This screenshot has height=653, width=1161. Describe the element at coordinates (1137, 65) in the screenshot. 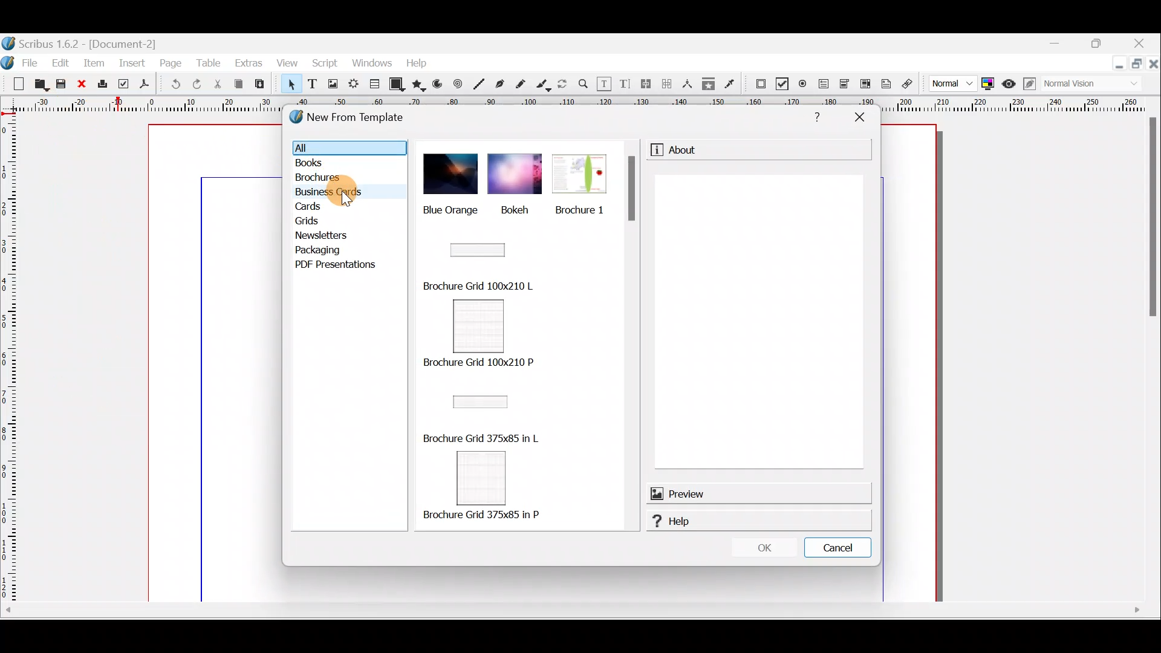

I see `Maximise` at that location.